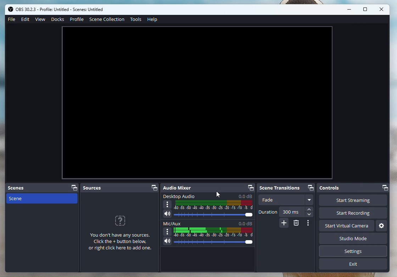 The height and width of the screenshot is (277, 397). What do you see at coordinates (353, 239) in the screenshot?
I see `` at bounding box center [353, 239].